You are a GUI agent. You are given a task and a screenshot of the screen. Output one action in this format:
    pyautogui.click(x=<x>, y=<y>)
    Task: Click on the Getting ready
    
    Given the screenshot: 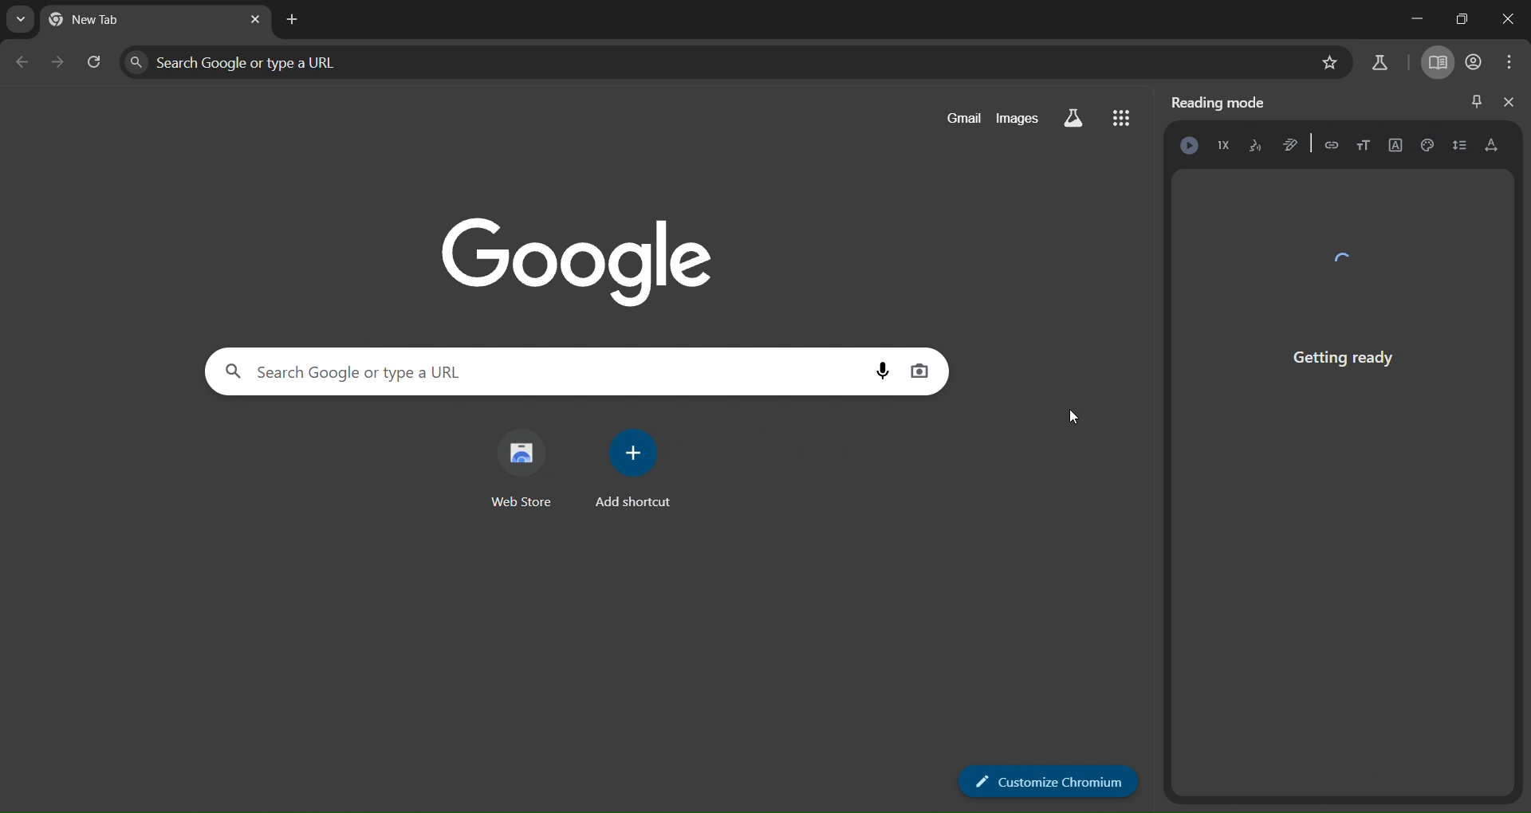 What is the action you would take?
    pyautogui.click(x=1343, y=318)
    